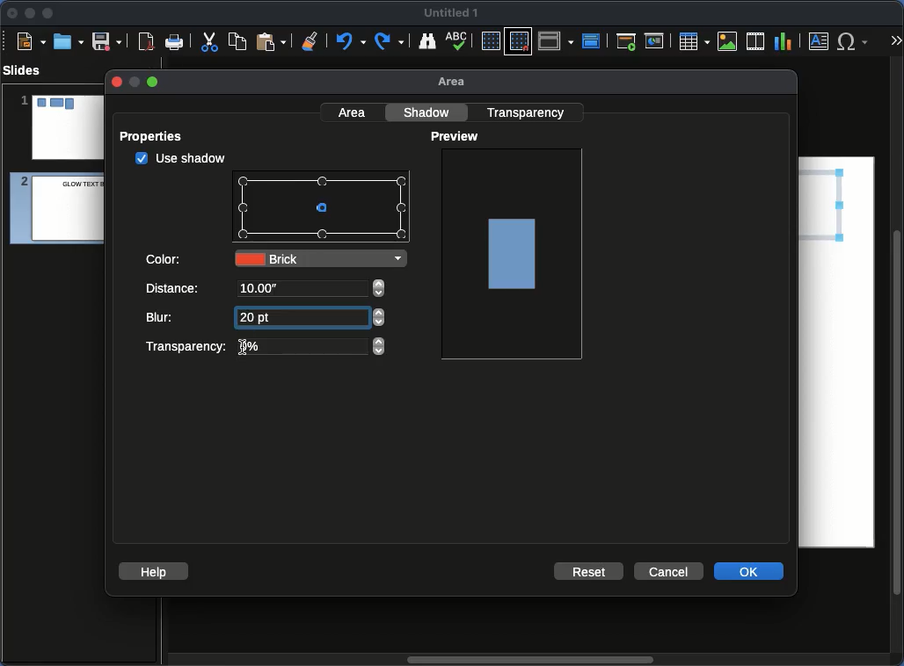 The image size is (904, 666). What do you see at coordinates (175, 43) in the screenshot?
I see `Print` at bounding box center [175, 43].